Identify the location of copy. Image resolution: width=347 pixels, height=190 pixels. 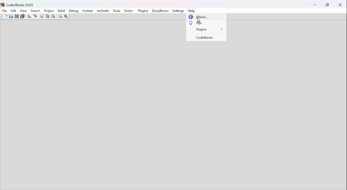
(47, 16).